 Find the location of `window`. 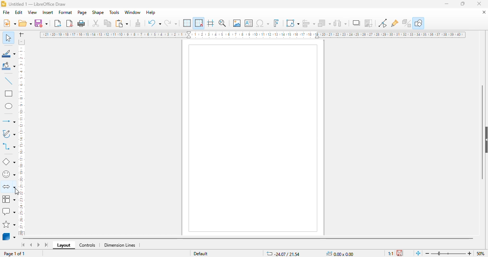

window is located at coordinates (133, 12).